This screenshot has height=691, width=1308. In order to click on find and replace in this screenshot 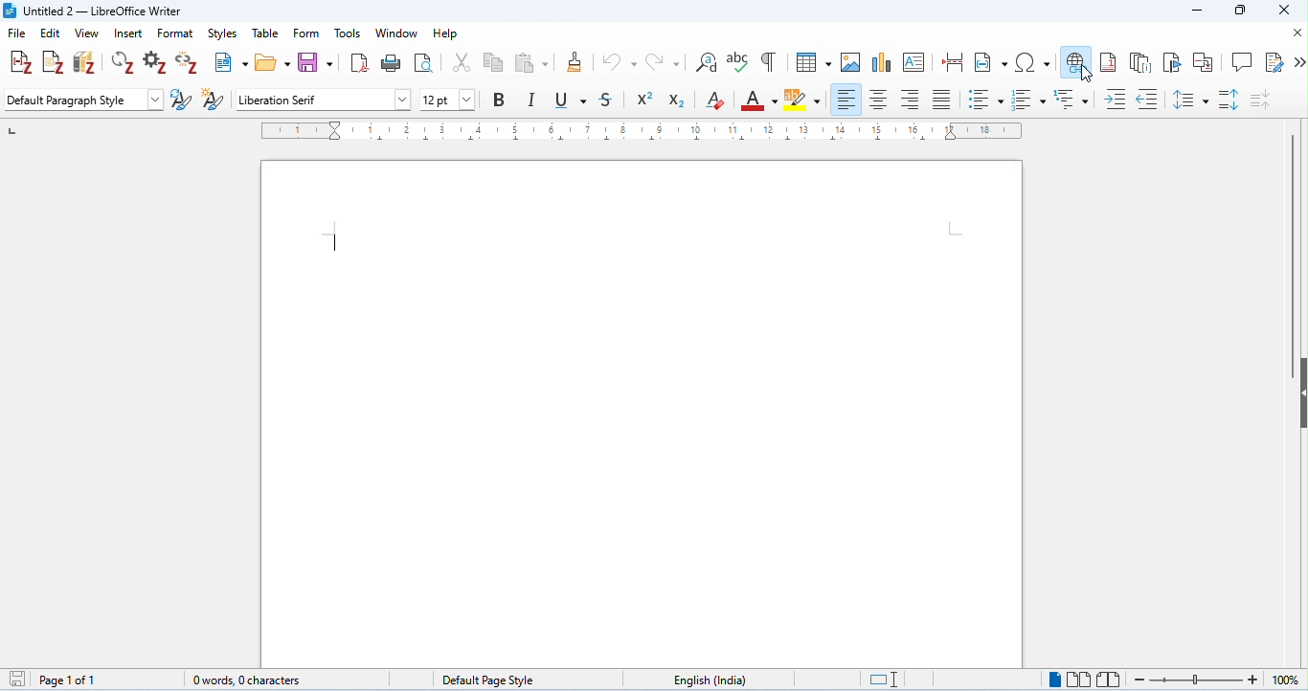, I will do `click(707, 62)`.